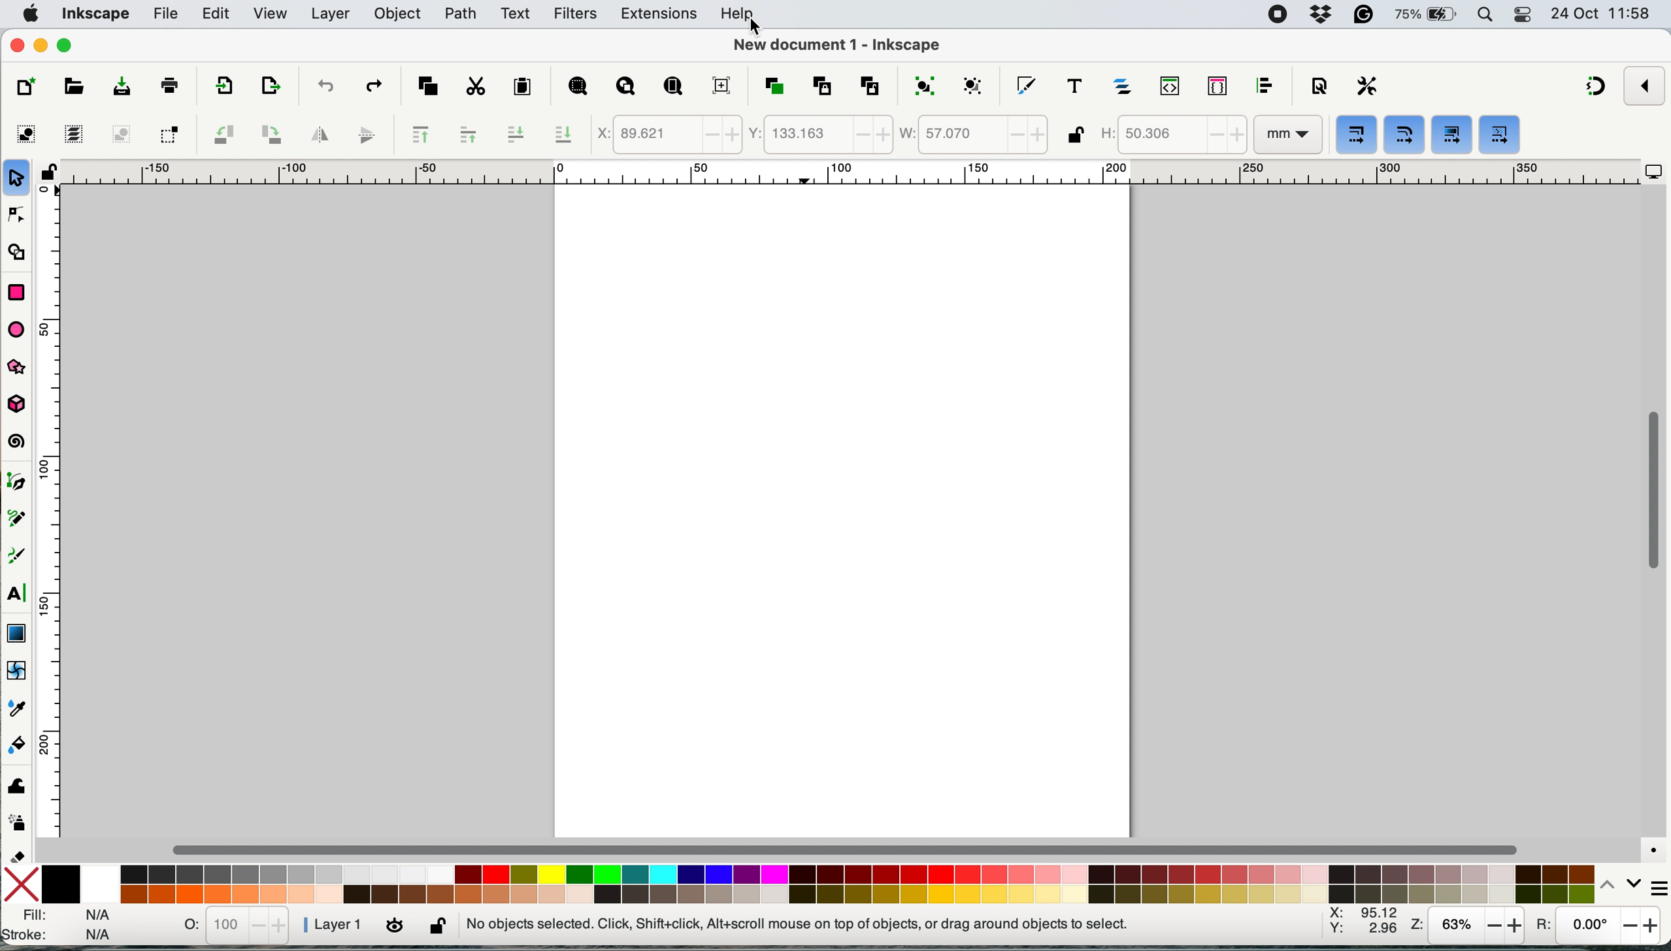  What do you see at coordinates (1117, 87) in the screenshot?
I see `layers and objects` at bounding box center [1117, 87].